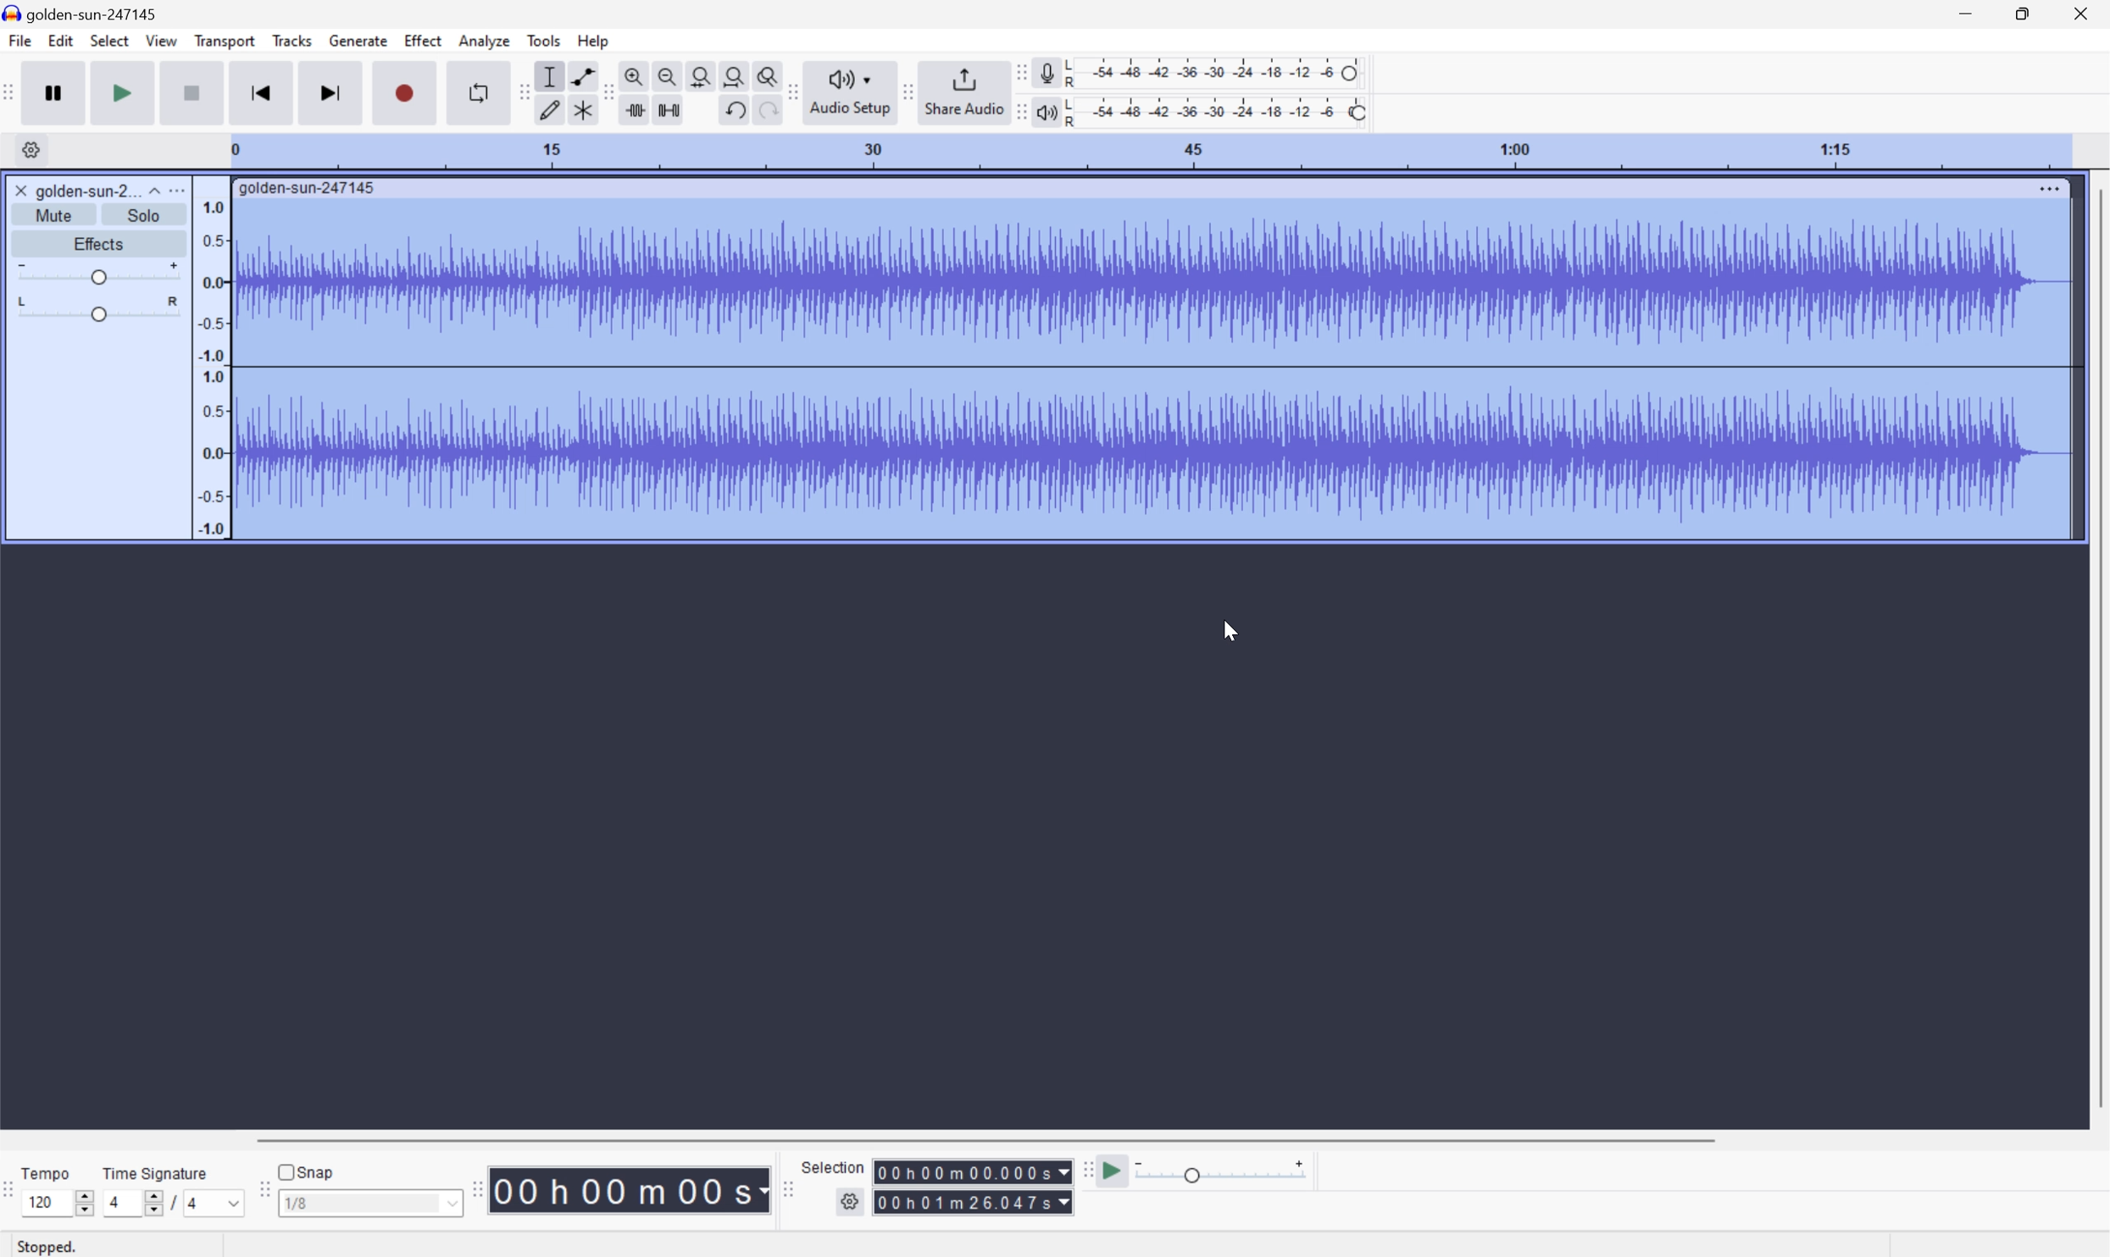  What do you see at coordinates (49, 1203) in the screenshot?
I see `120` at bounding box center [49, 1203].